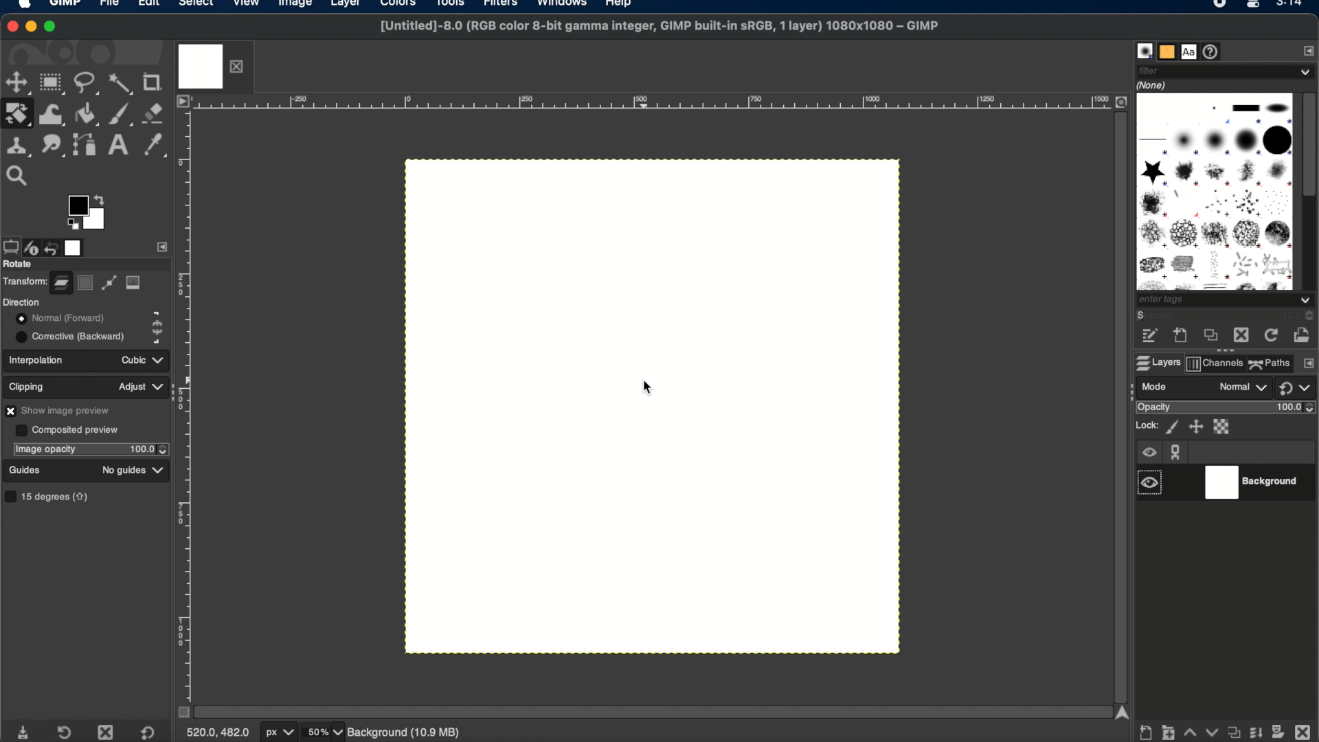 This screenshot has width=1319, height=742. What do you see at coordinates (163, 246) in the screenshot?
I see `side bar settings` at bounding box center [163, 246].